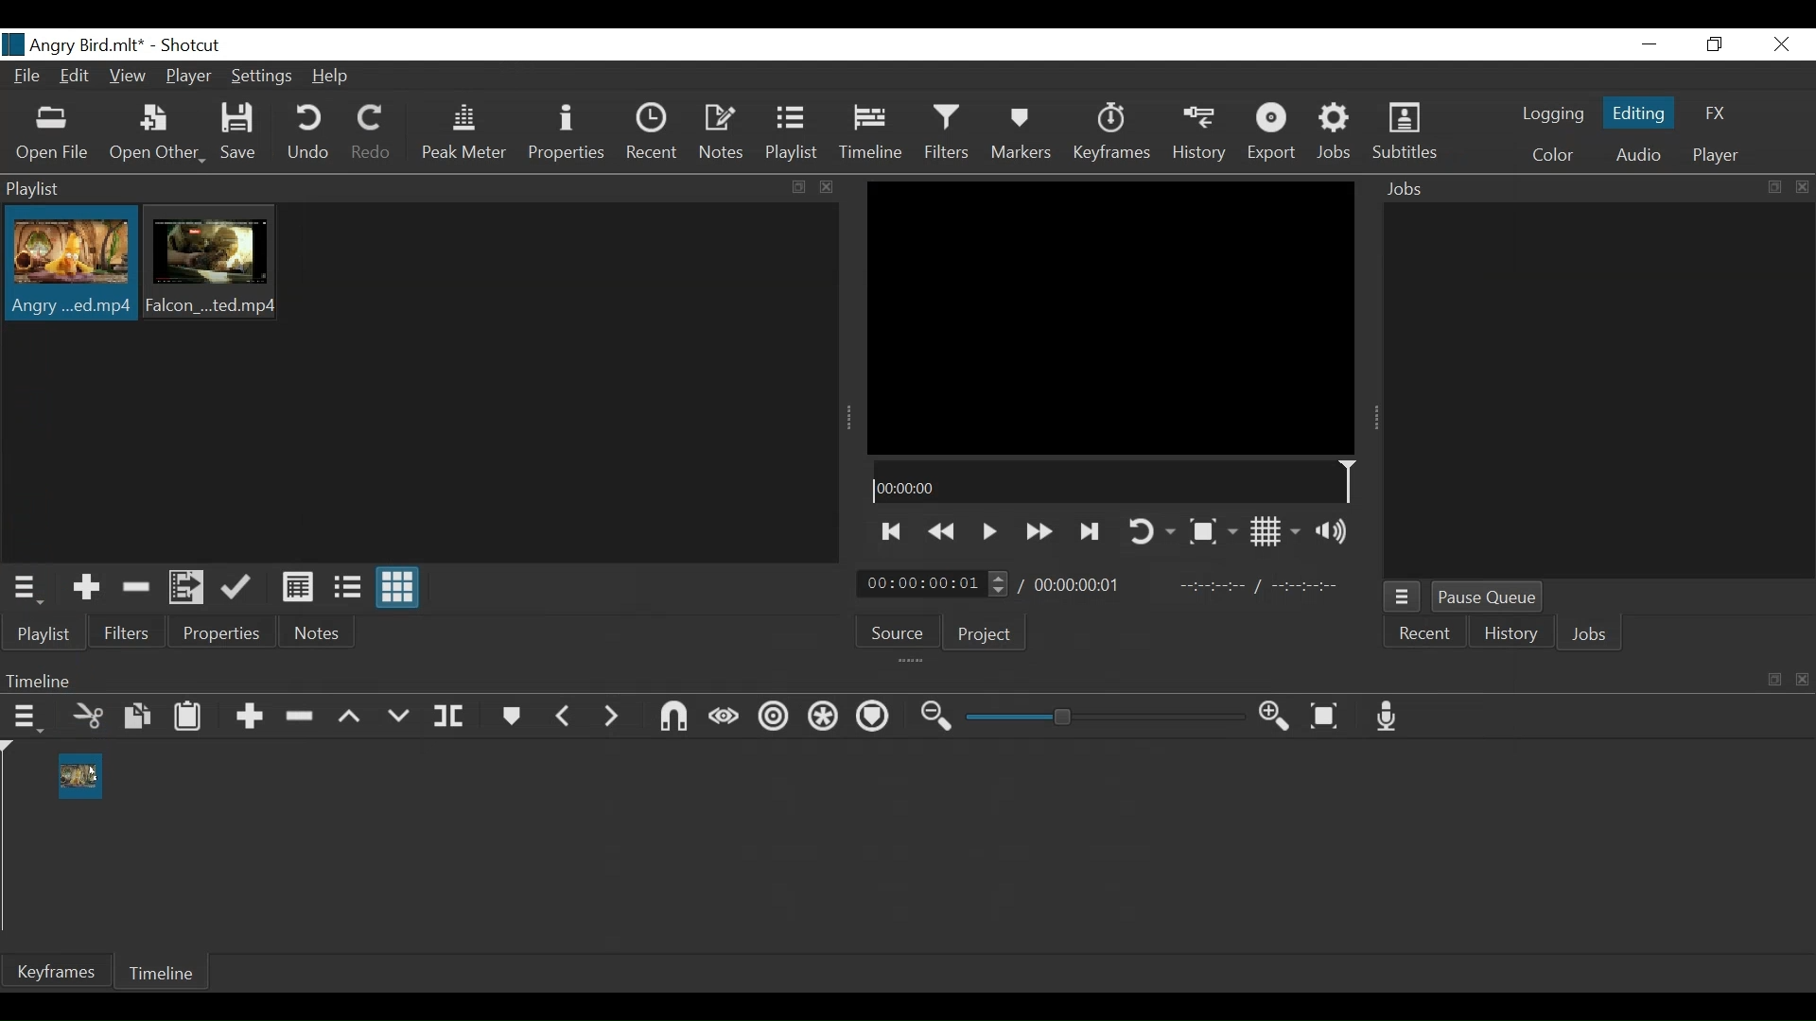  Describe the element at coordinates (935, 718) in the screenshot. I see `Zoom timeline out` at that location.